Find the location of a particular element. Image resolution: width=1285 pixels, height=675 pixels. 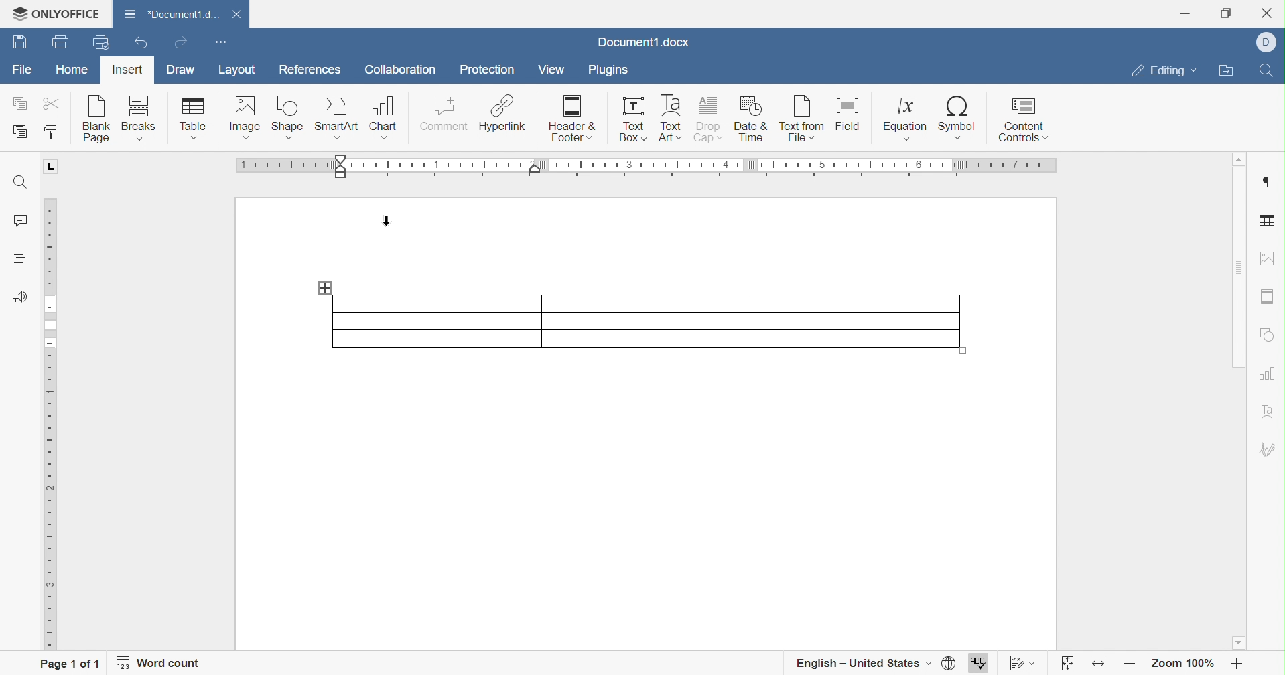

Find is located at coordinates (1266, 72).